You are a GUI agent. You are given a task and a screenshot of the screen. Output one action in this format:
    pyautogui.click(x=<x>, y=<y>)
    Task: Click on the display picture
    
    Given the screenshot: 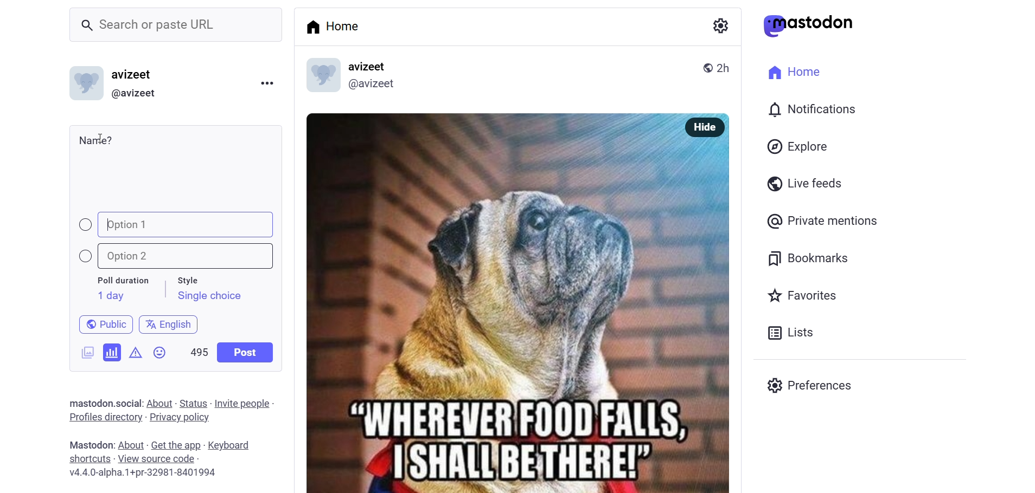 What is the action you would take?
    pyautogui.click(x=317, y=76)
    